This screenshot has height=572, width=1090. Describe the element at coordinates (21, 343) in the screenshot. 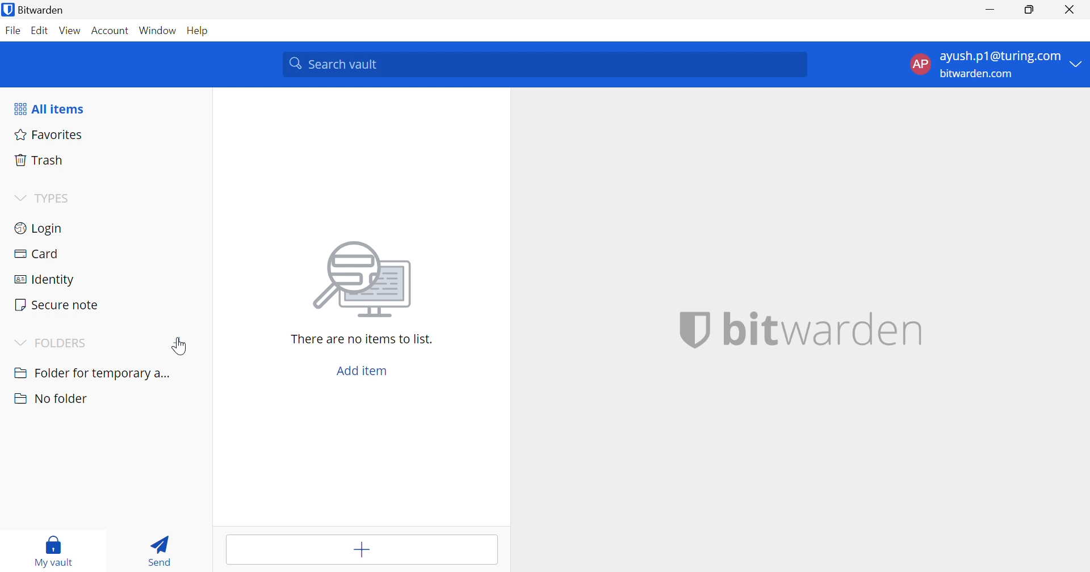

I see `Drop Down` at that location.